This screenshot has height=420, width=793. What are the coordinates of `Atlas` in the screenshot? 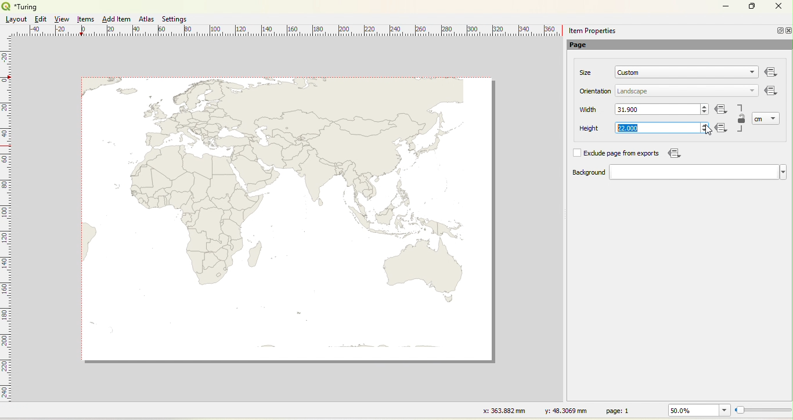 It's located at (146, 19).